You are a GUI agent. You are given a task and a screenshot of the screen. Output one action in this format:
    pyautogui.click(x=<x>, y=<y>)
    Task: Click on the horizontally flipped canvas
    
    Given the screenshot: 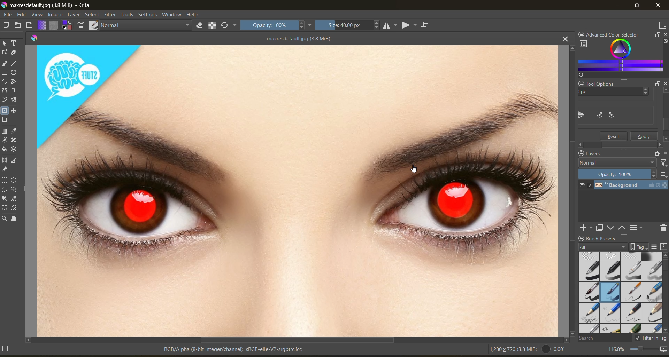 What is the action you would take?
    pyautogui.click(x=297, y=191)
    